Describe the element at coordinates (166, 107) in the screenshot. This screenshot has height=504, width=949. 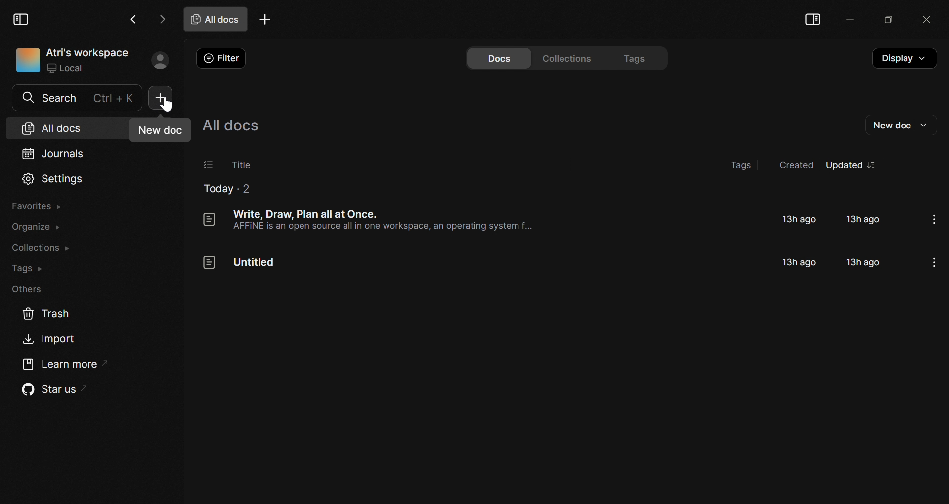
I see `cursor` at that location.